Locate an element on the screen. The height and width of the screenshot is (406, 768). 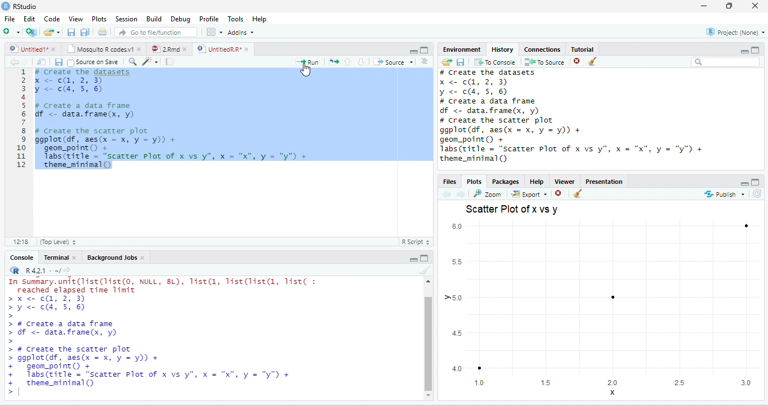
Show in new window is located at coordinates (42, 62).